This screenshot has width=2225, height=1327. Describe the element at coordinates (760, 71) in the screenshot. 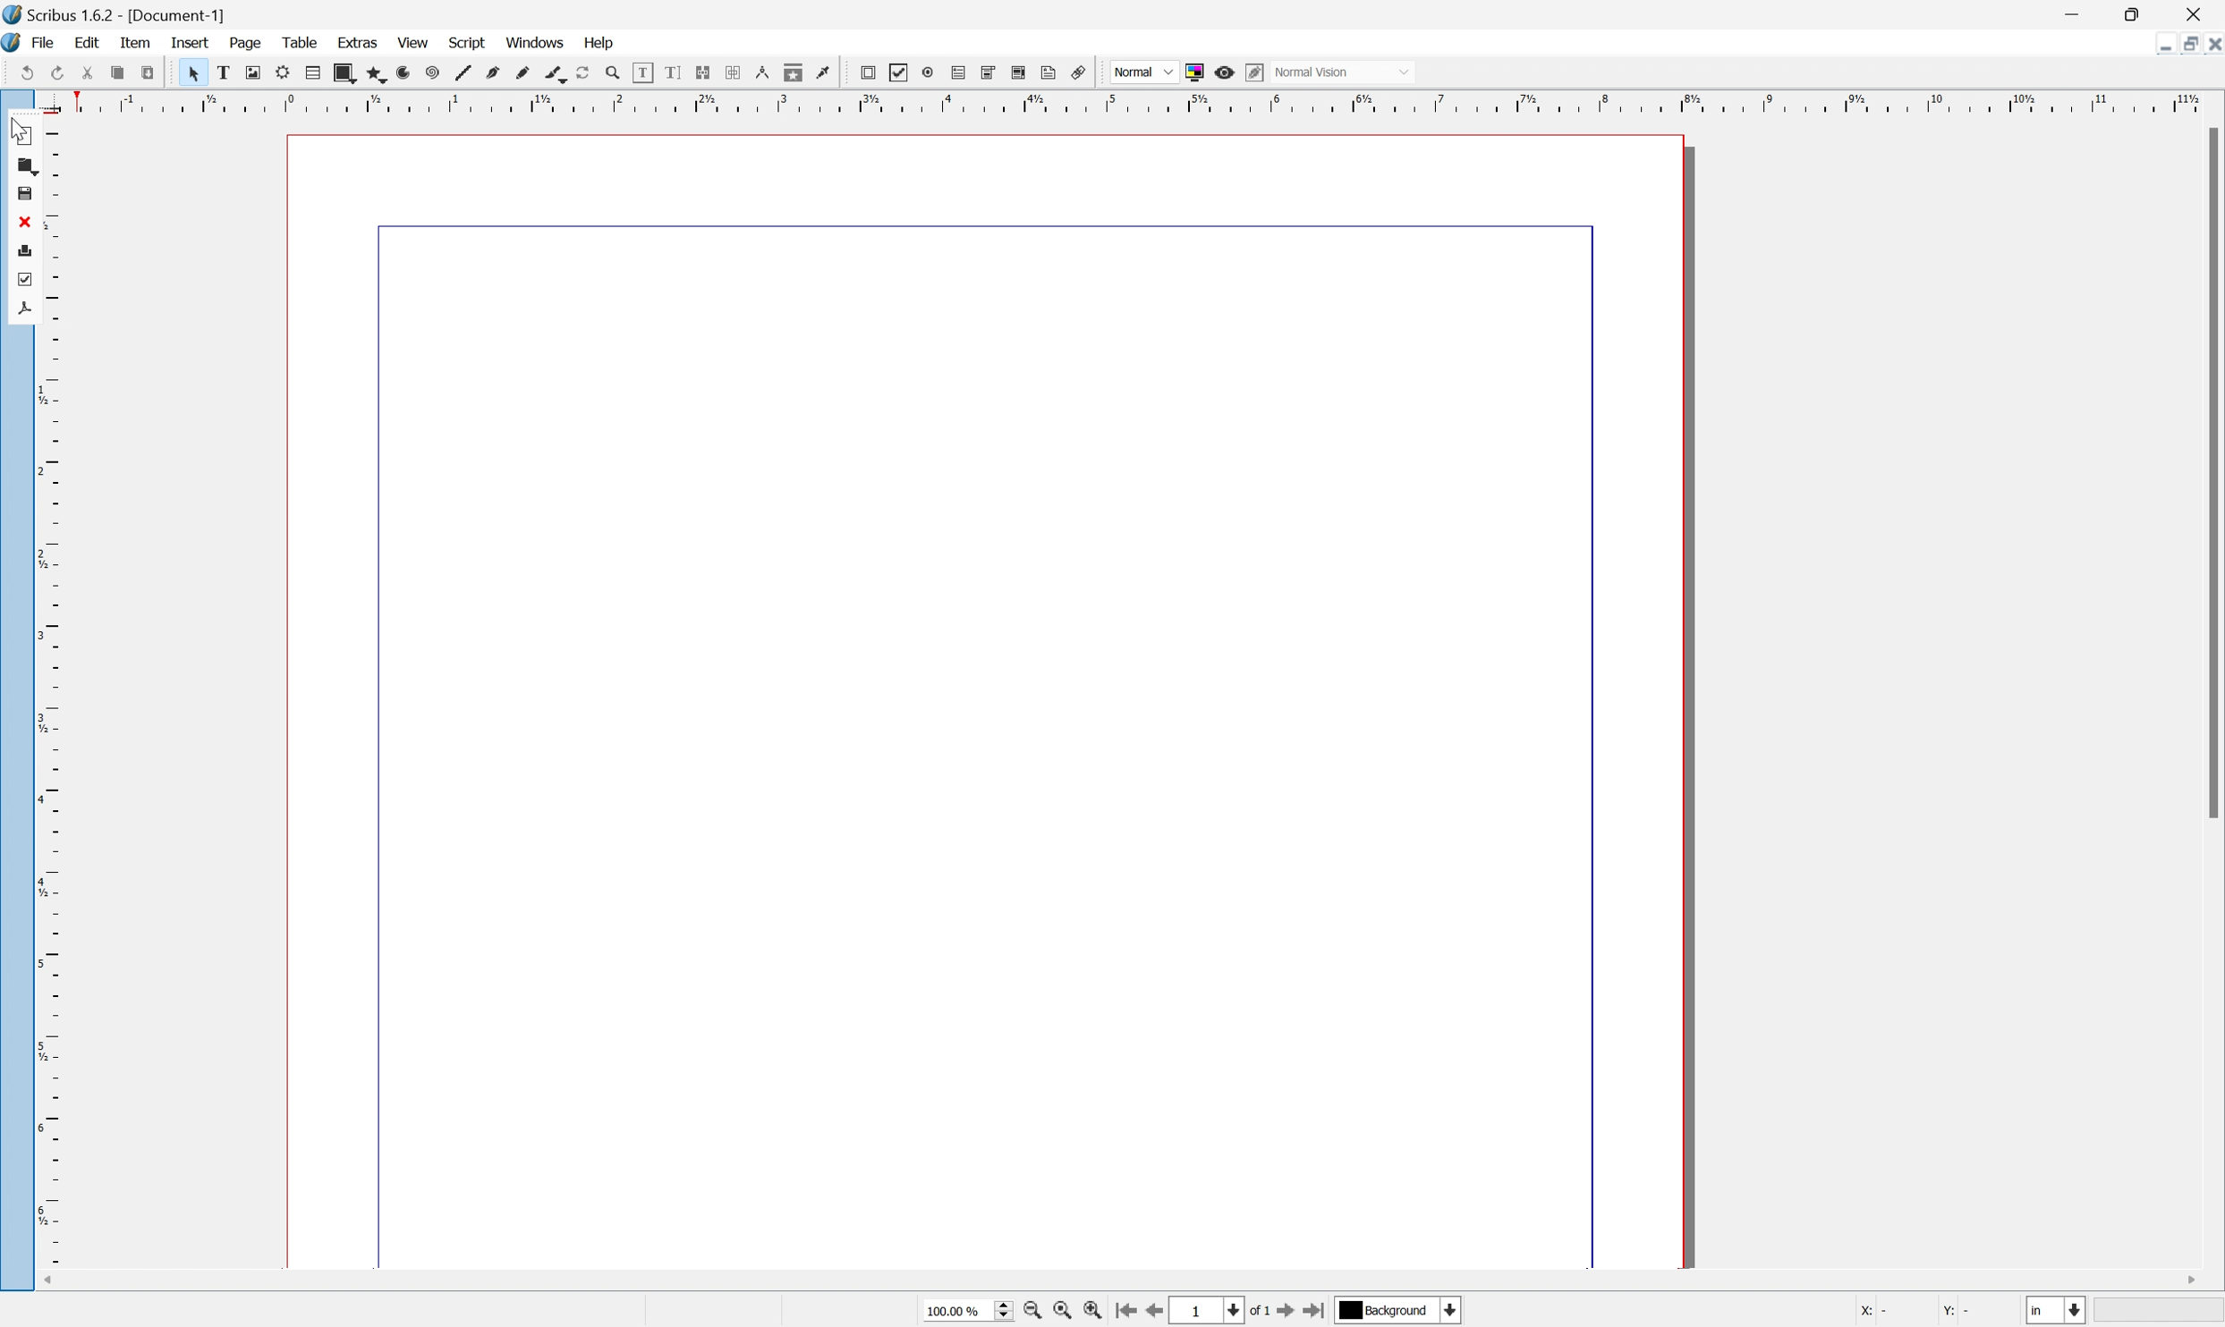

I see `calligraphy line` at that location.